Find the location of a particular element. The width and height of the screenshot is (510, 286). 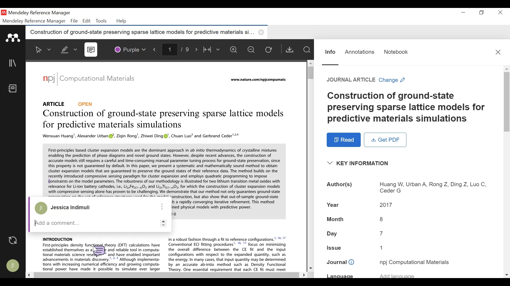

Scroll up is located at coordinates (310, 62).